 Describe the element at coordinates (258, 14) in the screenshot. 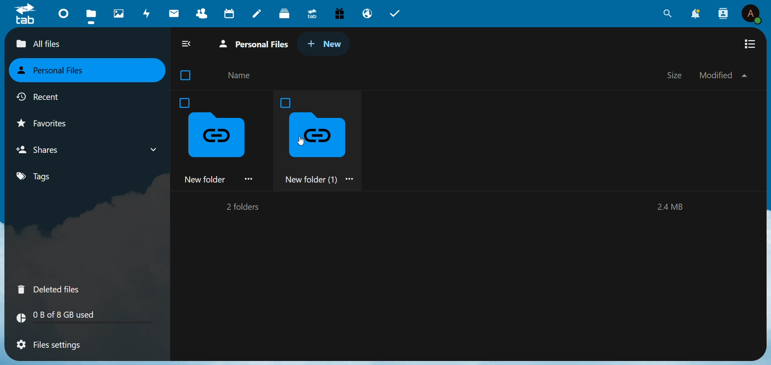

I see `edit` at that location.